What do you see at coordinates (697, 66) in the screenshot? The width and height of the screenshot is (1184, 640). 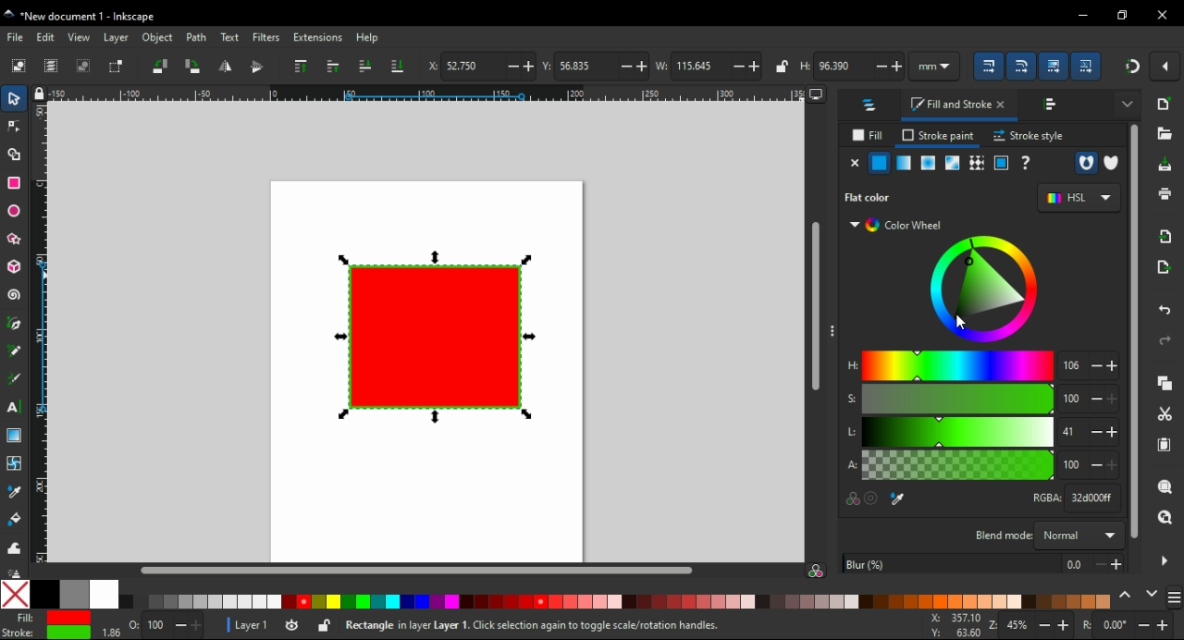 I see `115` at bounding box center [697, 66].